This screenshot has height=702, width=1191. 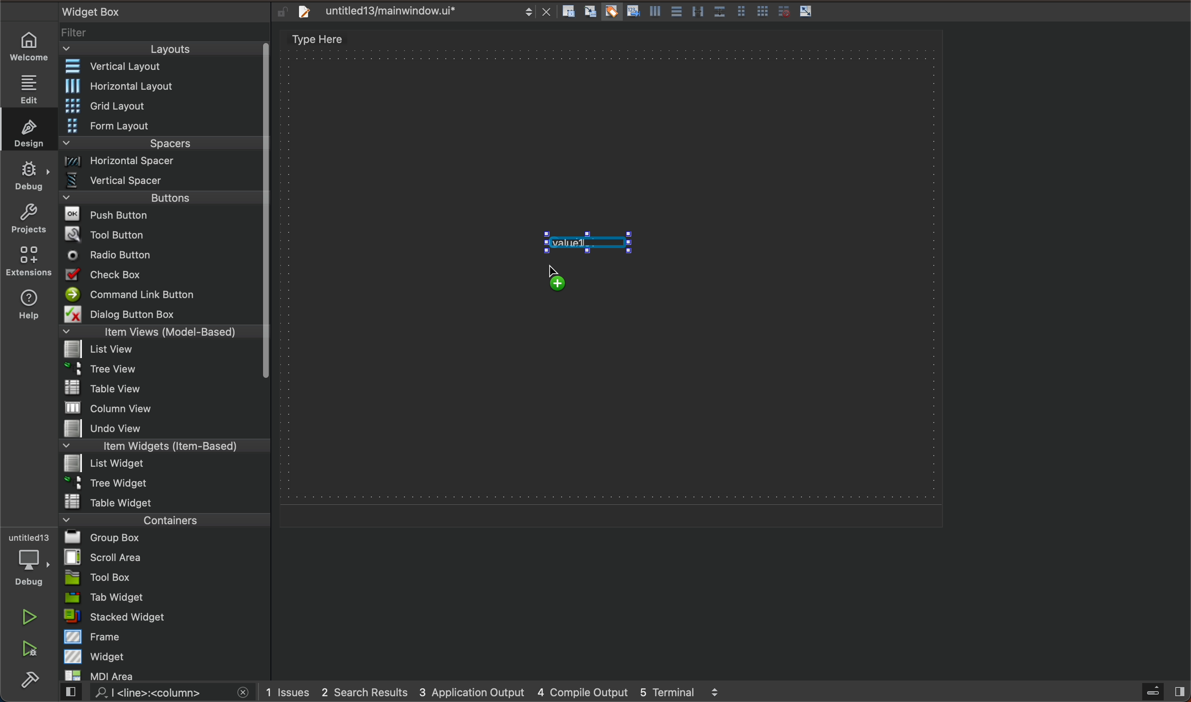 I want to click on start typing, so click(x=586, y=243).